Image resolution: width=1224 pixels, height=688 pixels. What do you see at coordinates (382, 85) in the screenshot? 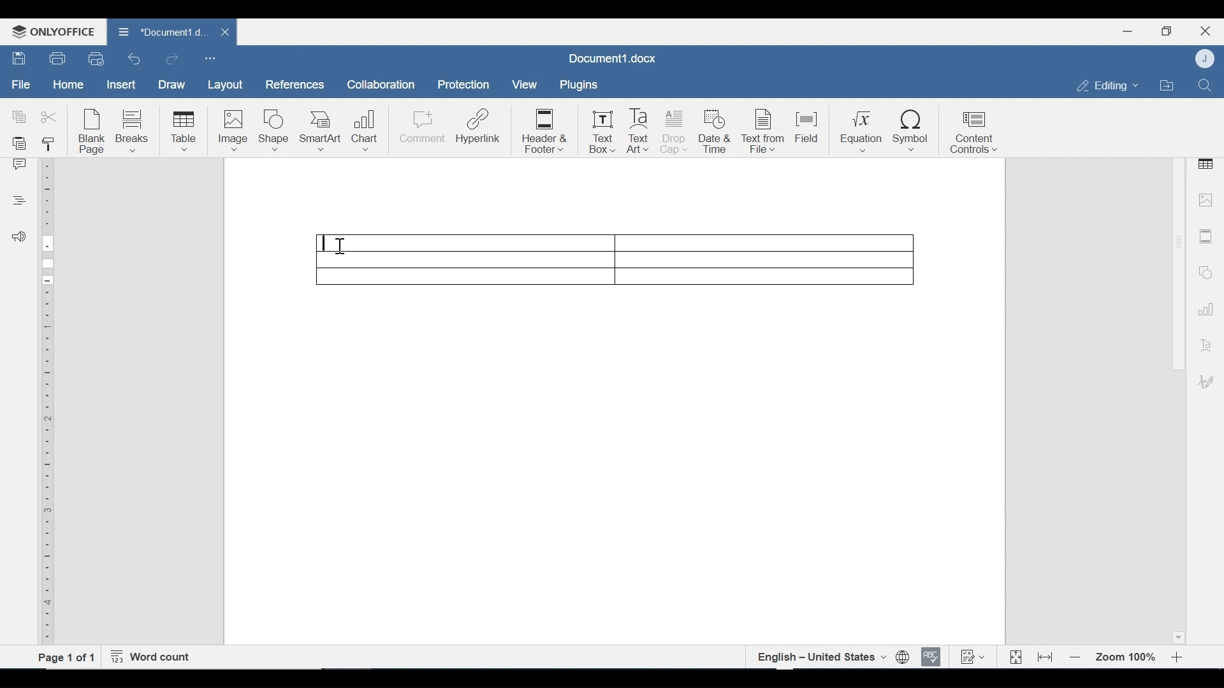
I see `Collaboration` at bounding box center [382, 85].